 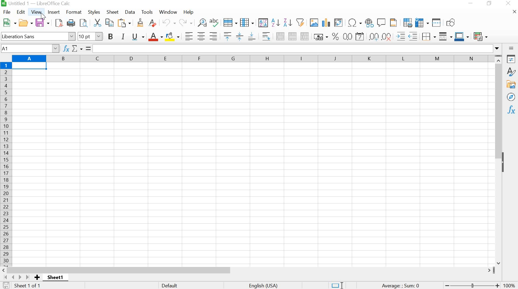 What do you see at coordinates (21, 12) in the screenshot?
I see `EDIT` at bounding box center [21, 12].